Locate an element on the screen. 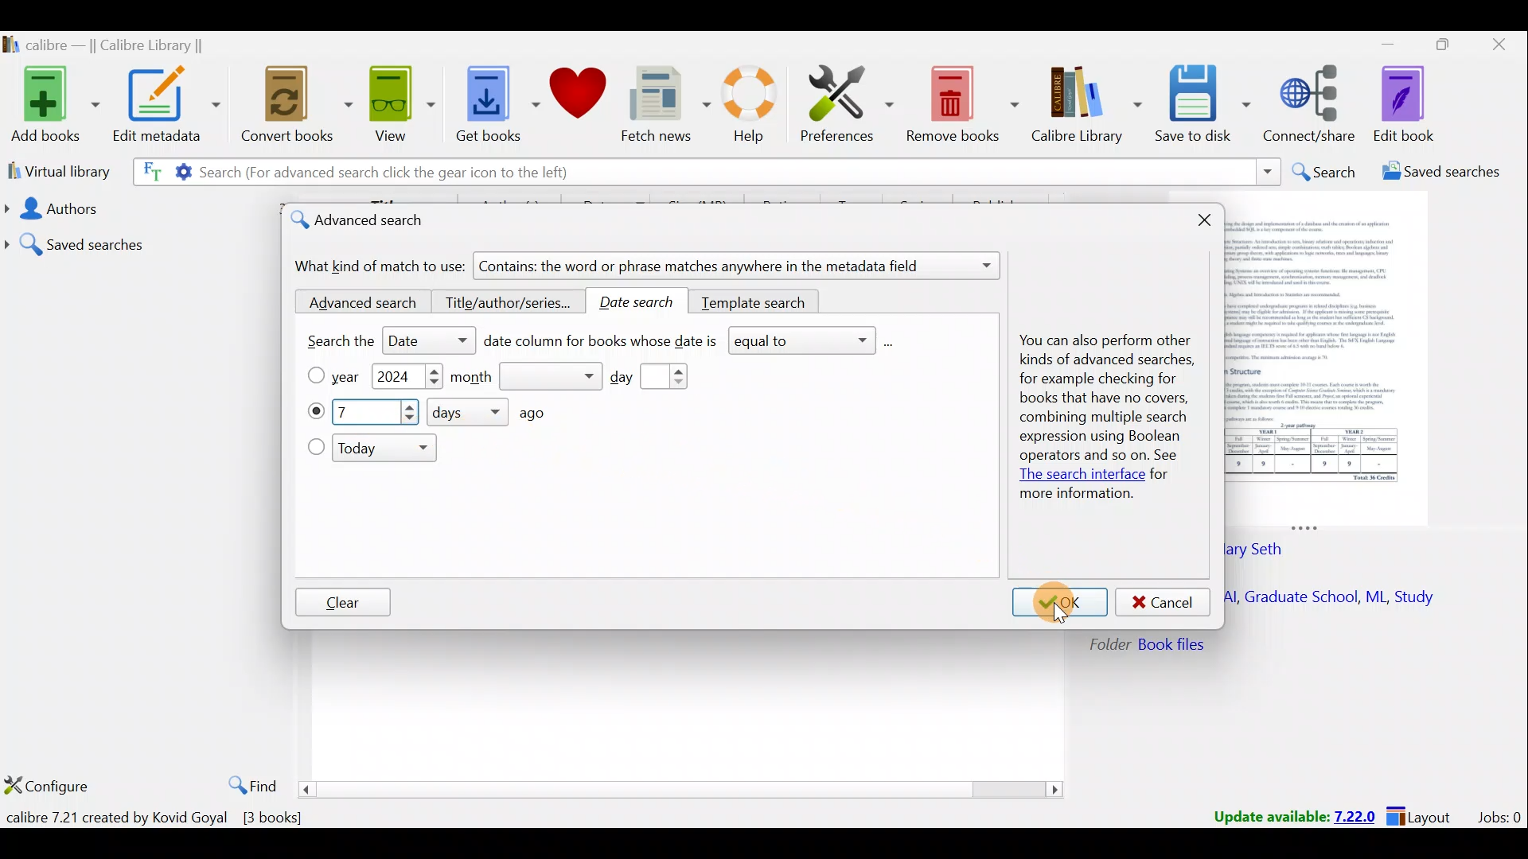  Connect/share is located at coordinates (1313, 105).